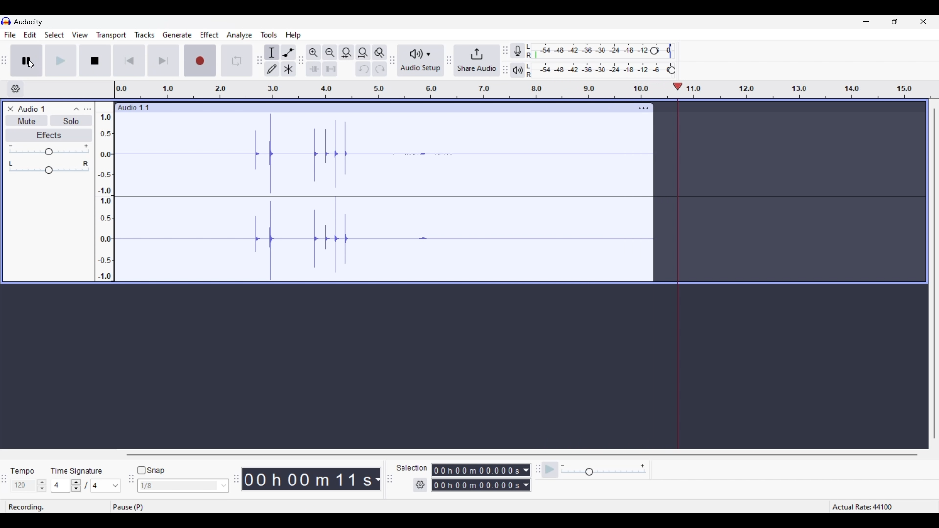 This screenshot has height=528, width=939. Describe the element at coordinates (160, 61) in the screenshot. I see `Skip/Select to end` at that location.